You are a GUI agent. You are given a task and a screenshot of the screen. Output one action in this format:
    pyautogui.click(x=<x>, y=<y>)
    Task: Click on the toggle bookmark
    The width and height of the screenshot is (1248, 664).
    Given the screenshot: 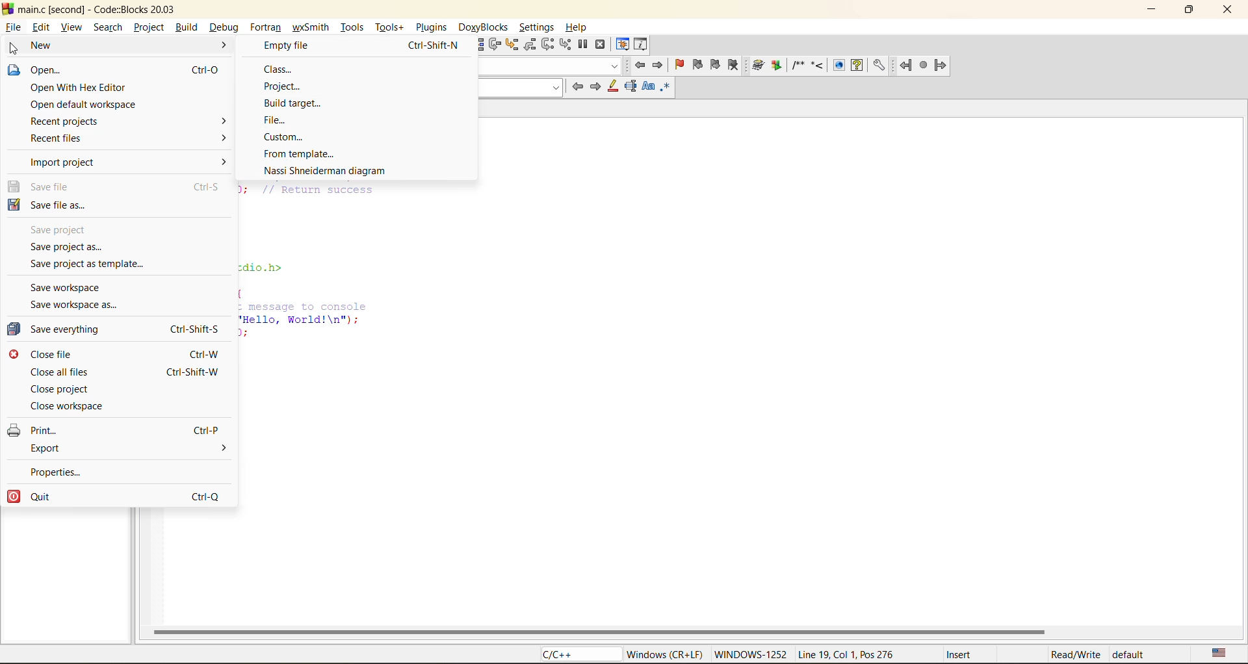 What is the action you would take?
    pyautogui.click(x=679, y=64)
    